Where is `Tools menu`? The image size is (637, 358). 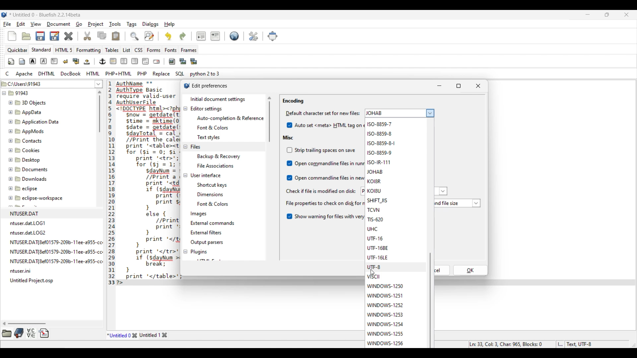 Tools menu is located at coordinates (115, 24).